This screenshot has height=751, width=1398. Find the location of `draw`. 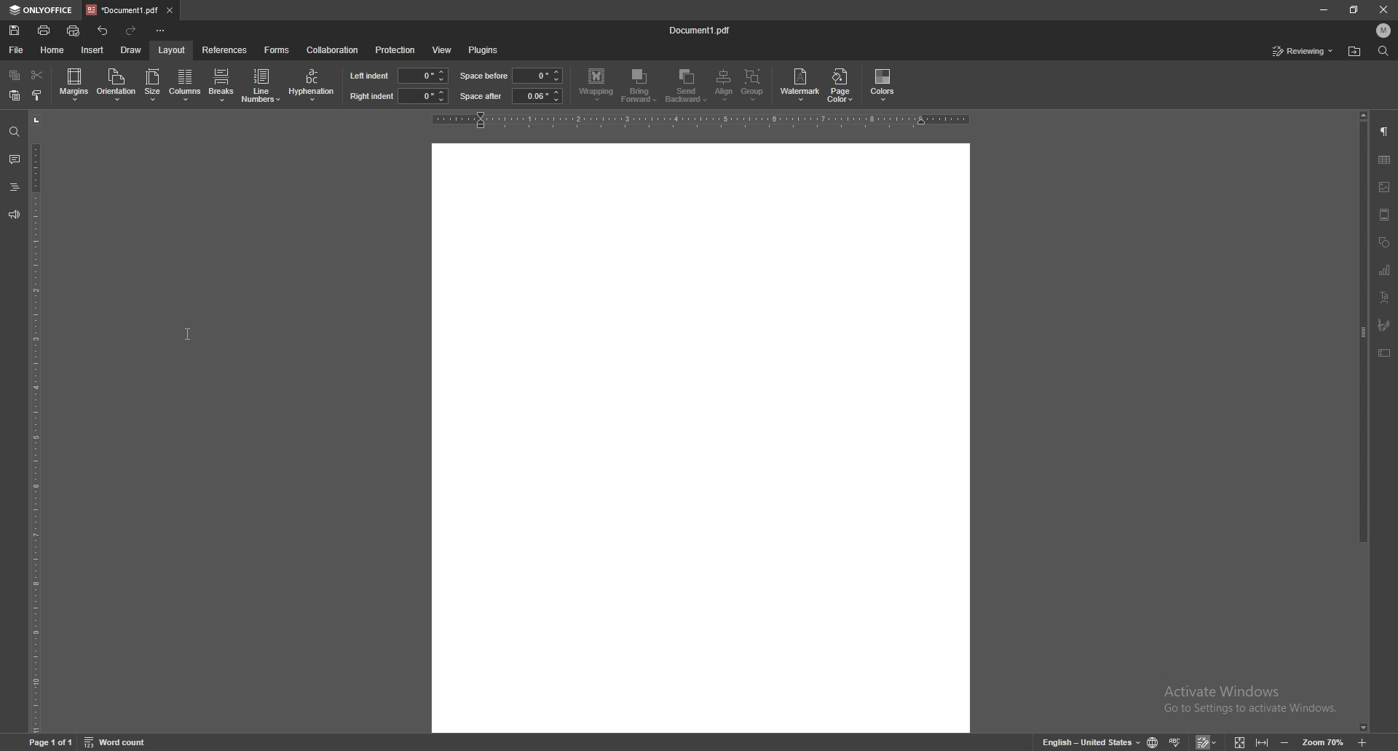

draw is located at coordinates (131, 49).